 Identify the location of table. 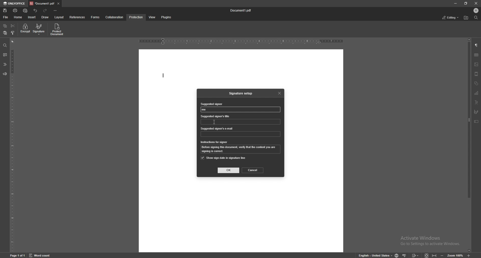
(476, 55).